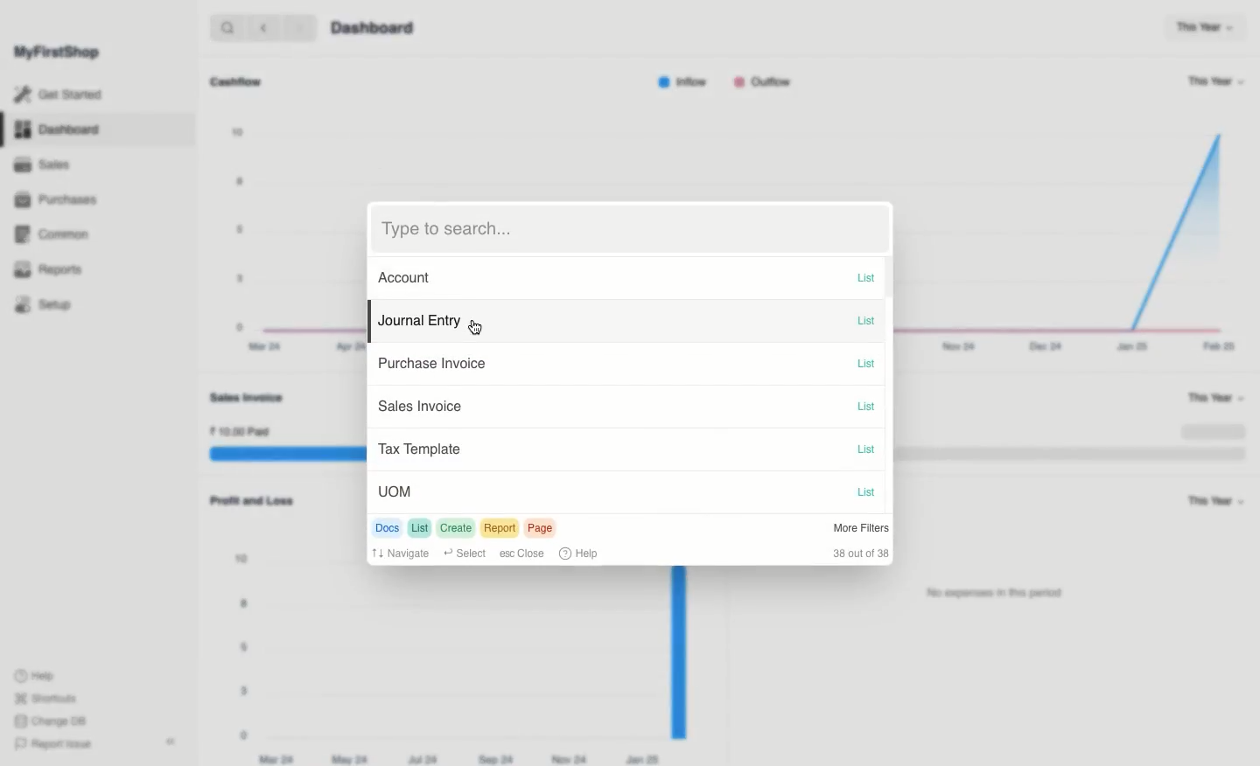 The image size is (1260, 766). I want to click on Purchase Invoice, so click(431, 364).